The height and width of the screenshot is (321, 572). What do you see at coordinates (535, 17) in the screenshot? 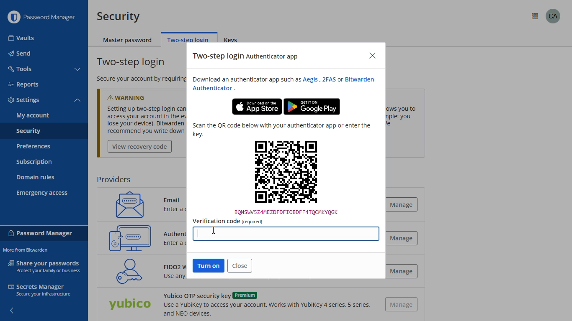
I see `more from bitwarden` at bounding box center [535, 17].